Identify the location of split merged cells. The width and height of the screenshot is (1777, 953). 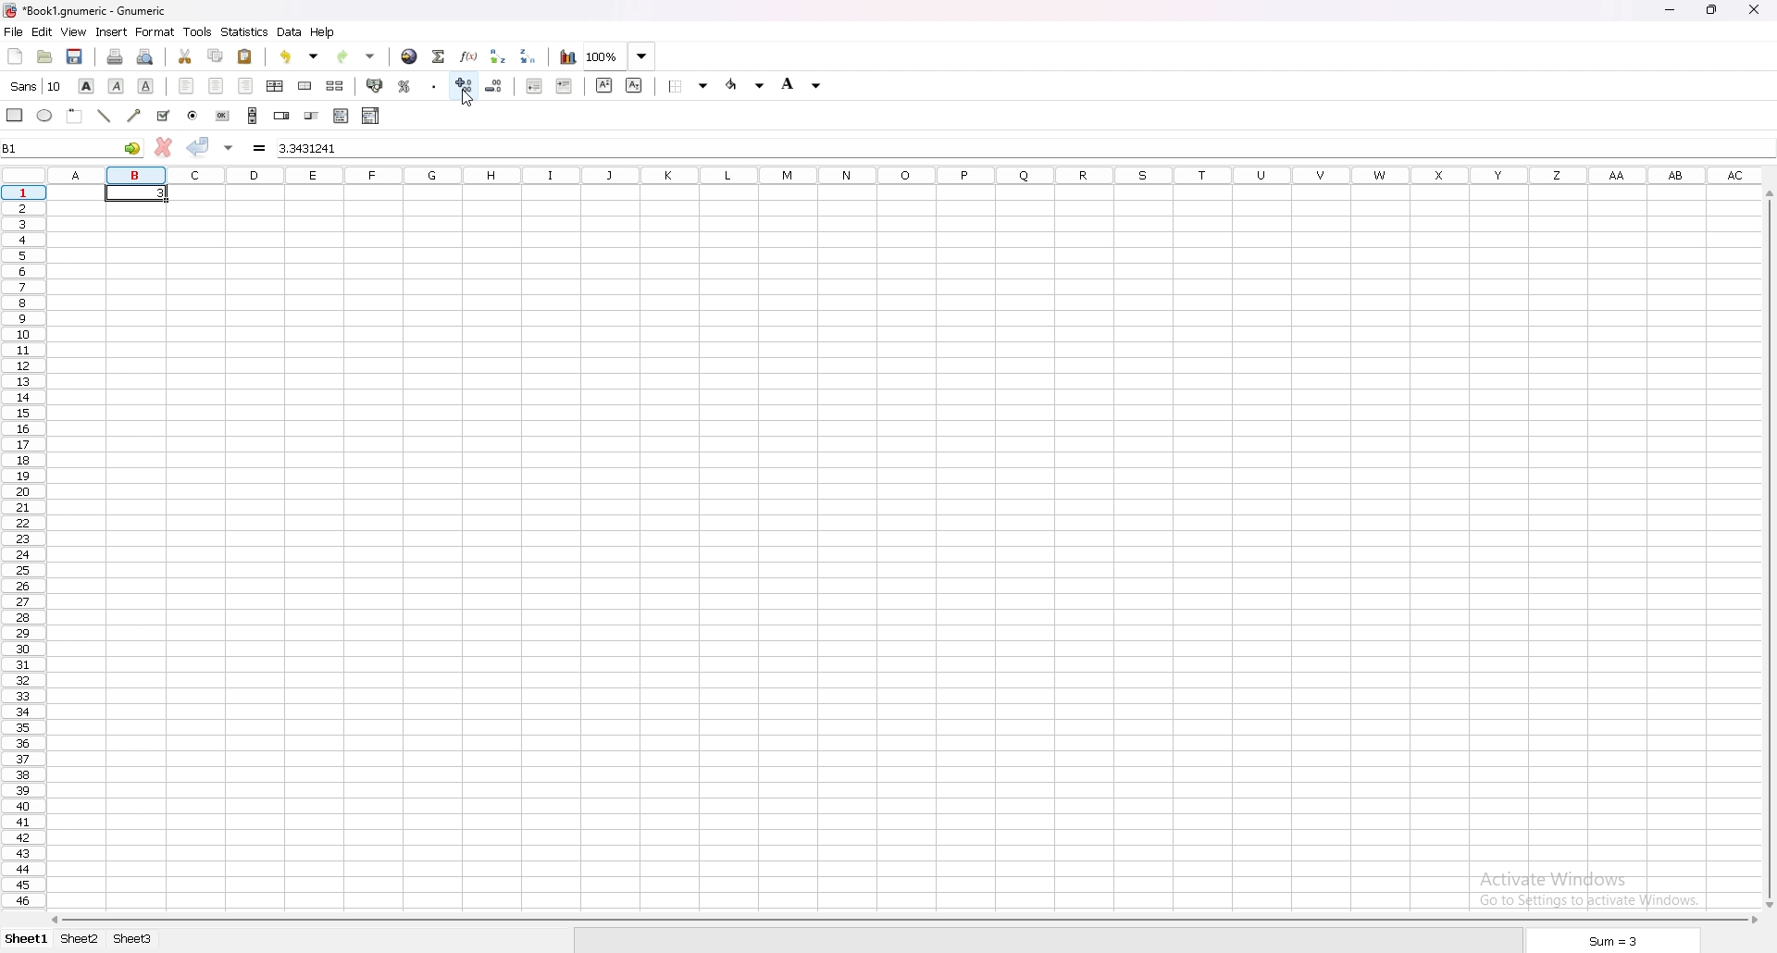
(335, 86).